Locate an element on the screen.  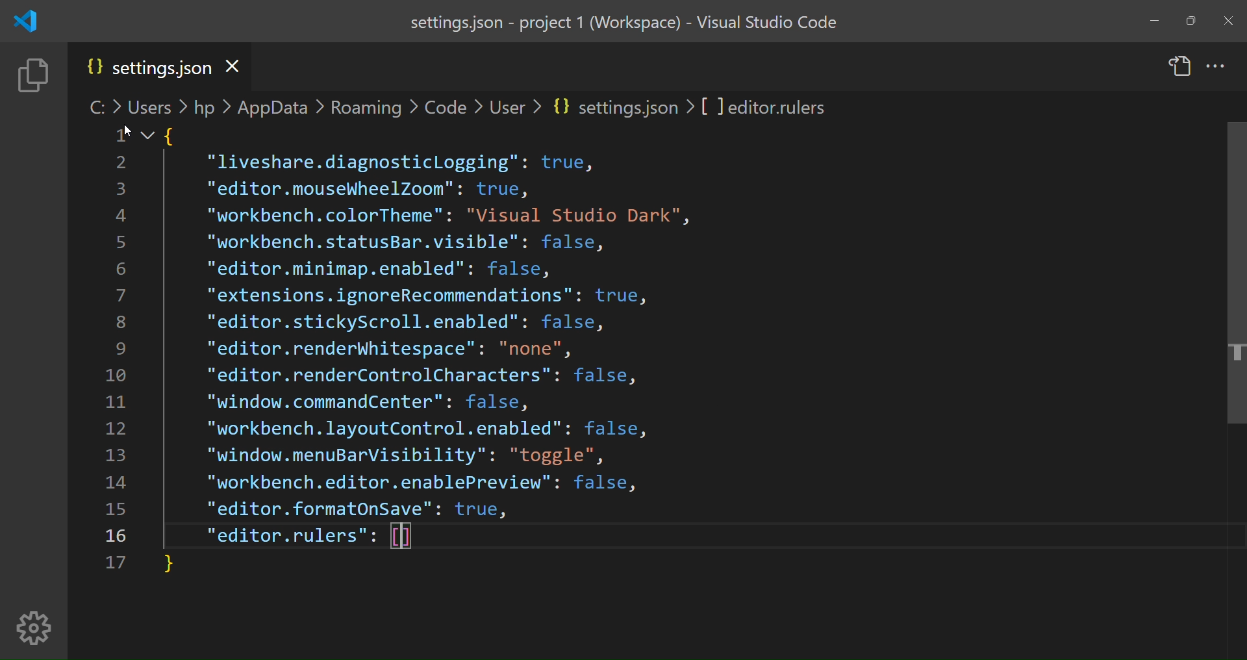
cursor is located at coordinates (126, 131).